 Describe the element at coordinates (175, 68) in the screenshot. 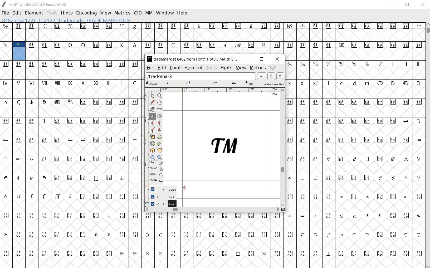

I see `point` at that location.